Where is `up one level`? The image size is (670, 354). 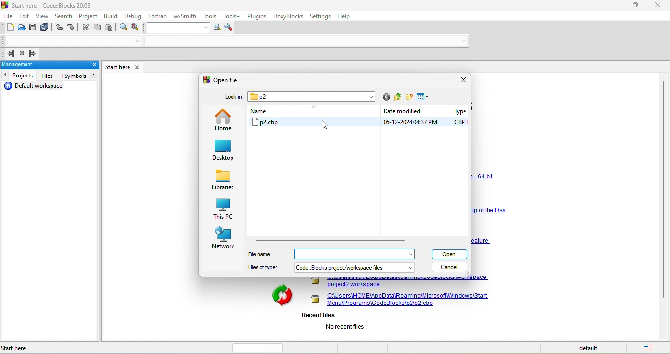 up one level is located at coordinates (397, 99).